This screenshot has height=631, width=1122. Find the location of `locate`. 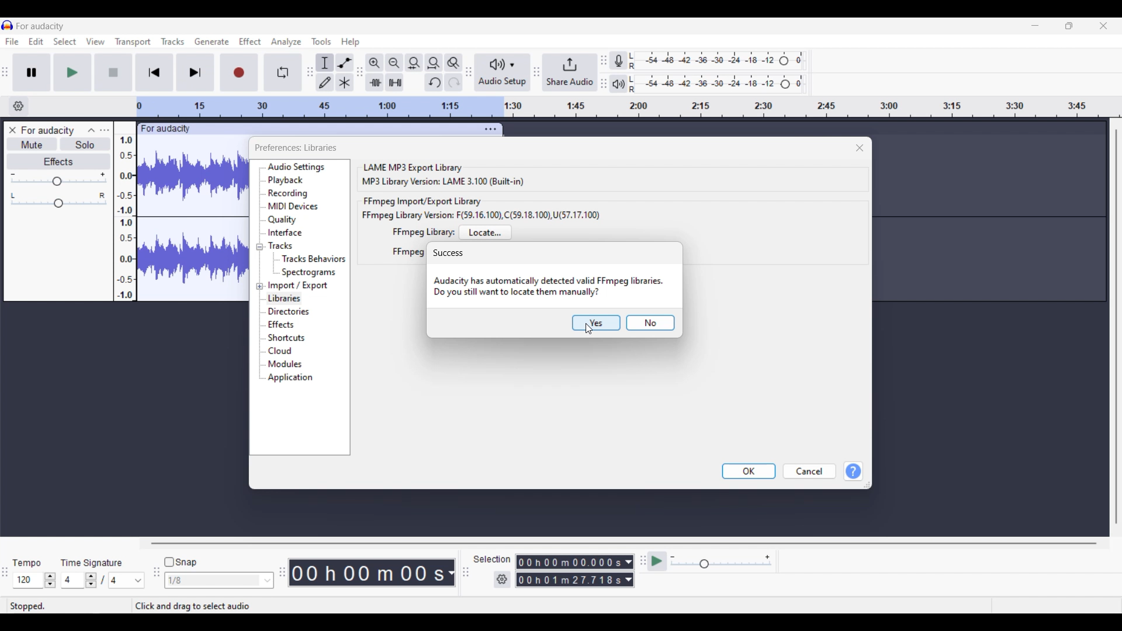

locate is located at coordinates (486, 233).